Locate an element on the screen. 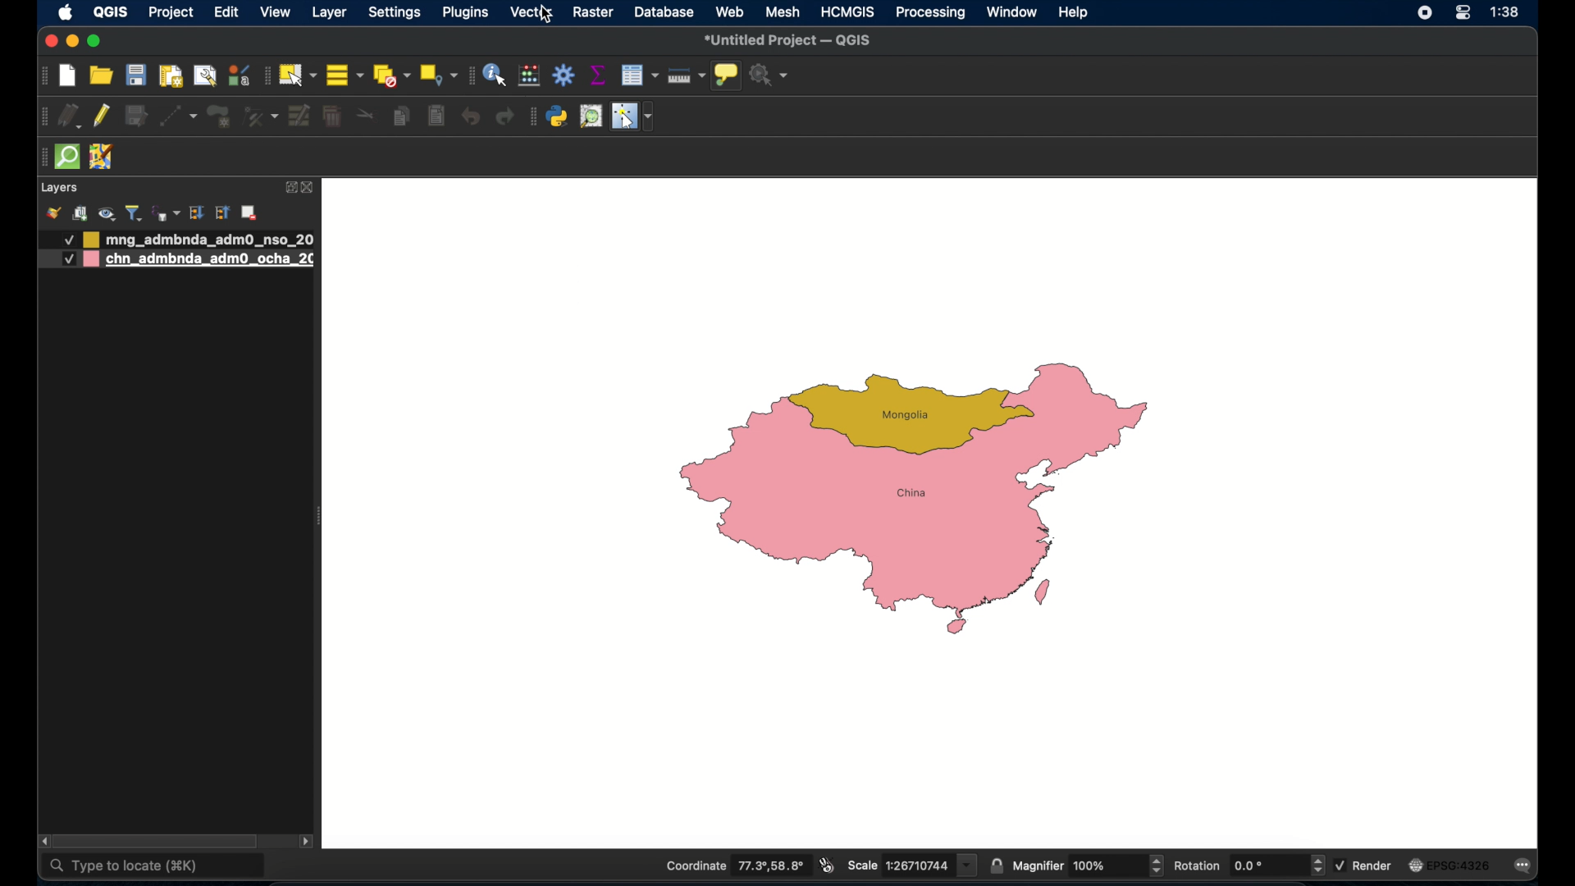  toolbox is located at coordinates (564, 74).